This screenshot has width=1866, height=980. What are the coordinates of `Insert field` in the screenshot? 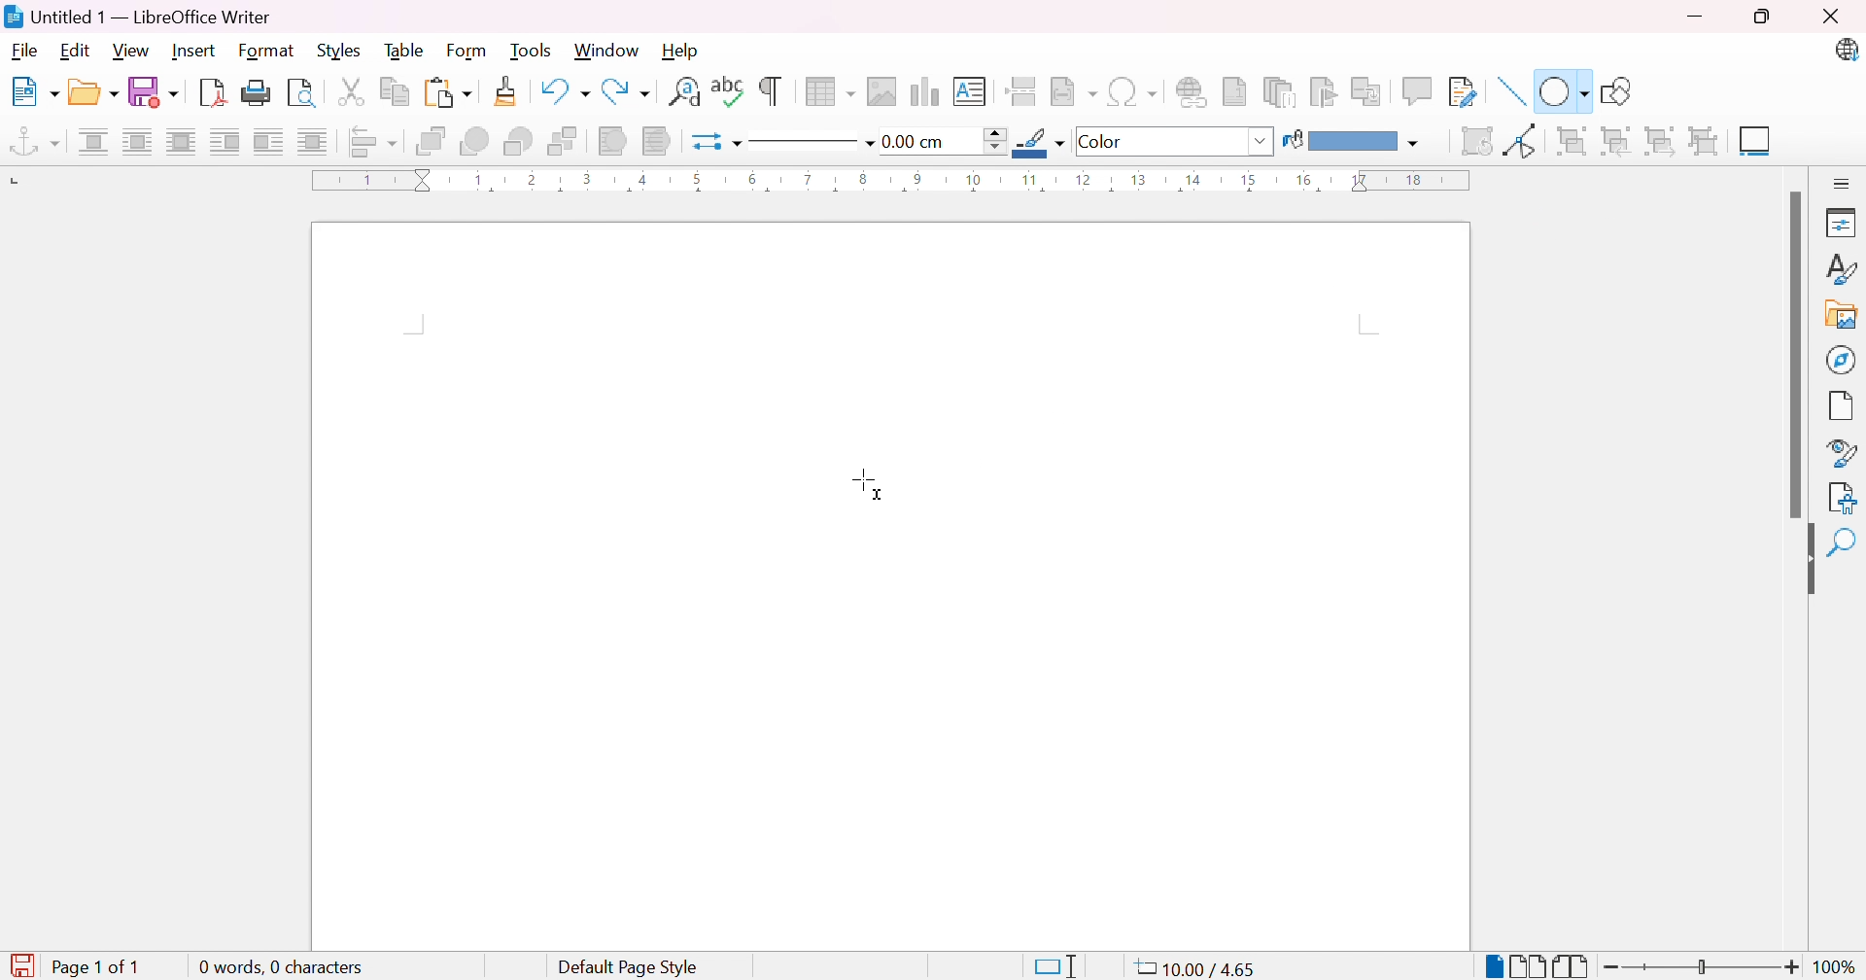 It's located at (1072, 92).